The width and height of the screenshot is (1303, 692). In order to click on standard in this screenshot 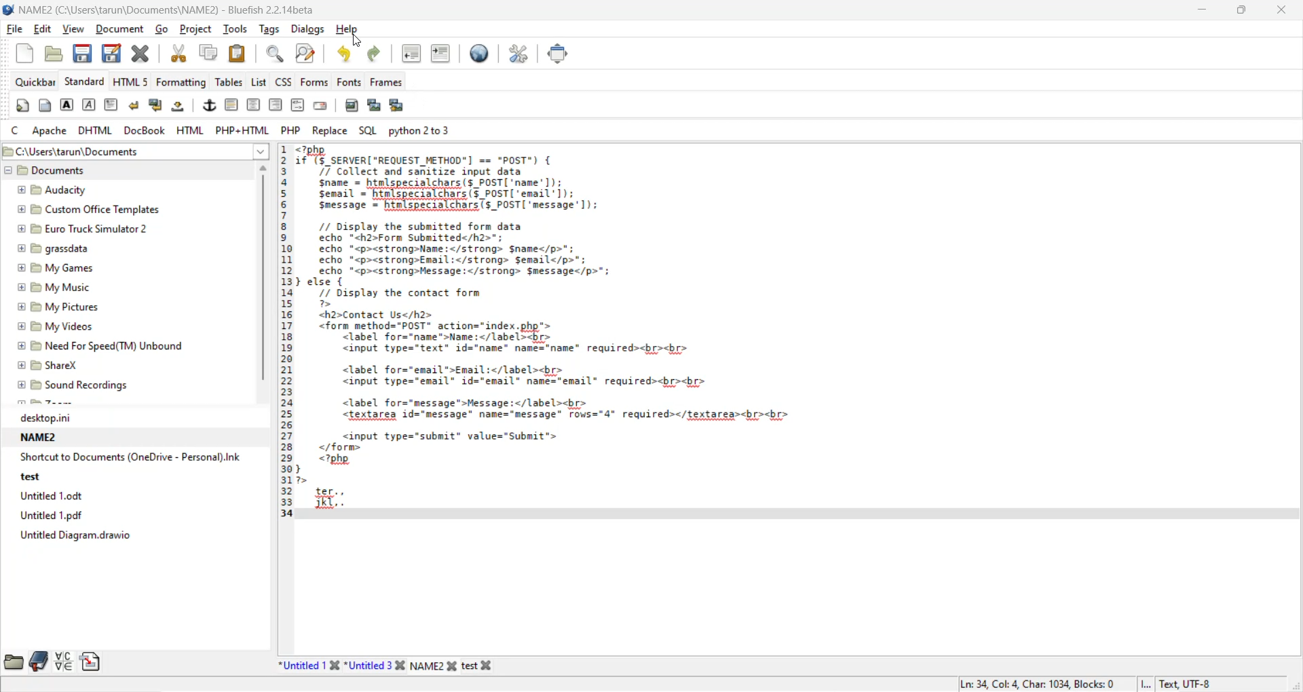, I will do `click(86, 81)`.